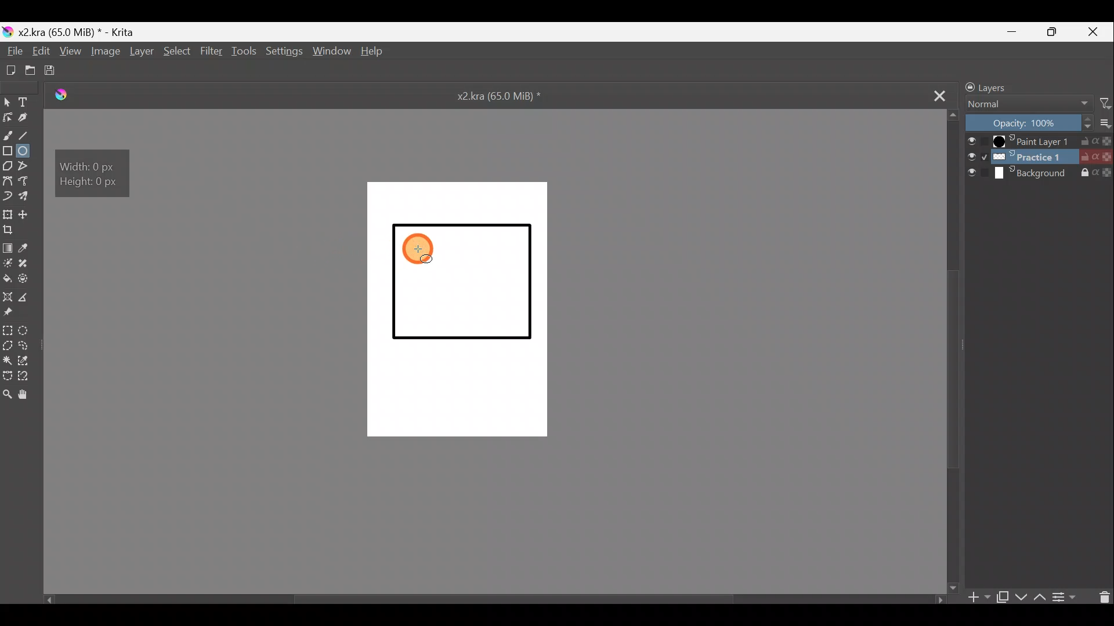 Image resolution: width=1114 pixels, height=626 pixels. What do you see at coordinates (7, 31) in the screenshot?
I see `Krita logo` at bounding box center [7, 31].